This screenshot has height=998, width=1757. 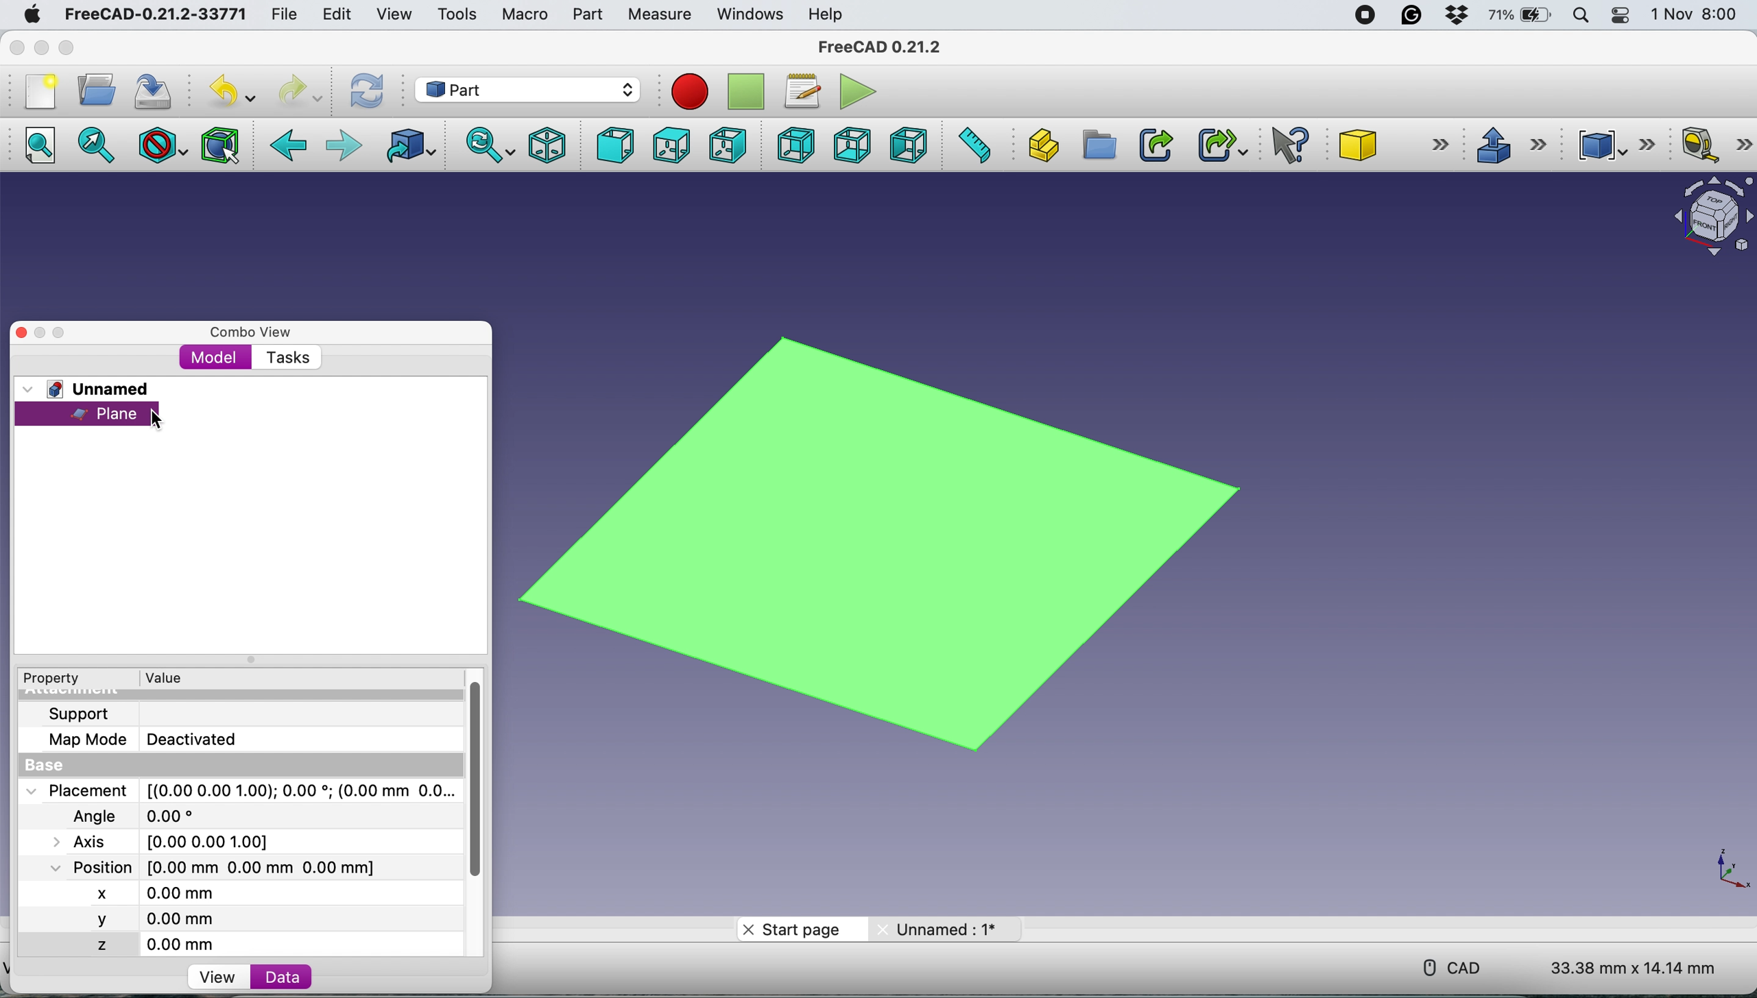 What do you see at coordinates (826, 14) in the screenshot?
I see `help` at bounding box center [826, 14].